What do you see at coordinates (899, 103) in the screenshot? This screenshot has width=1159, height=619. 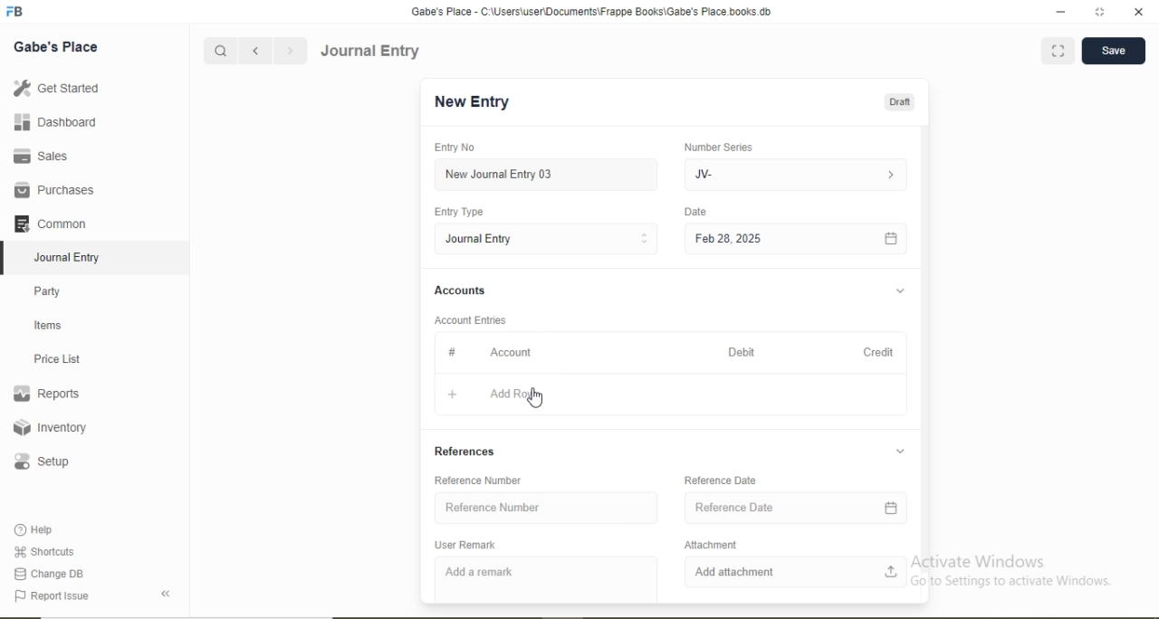 I see `Draft` at bounding box center [899, 103].